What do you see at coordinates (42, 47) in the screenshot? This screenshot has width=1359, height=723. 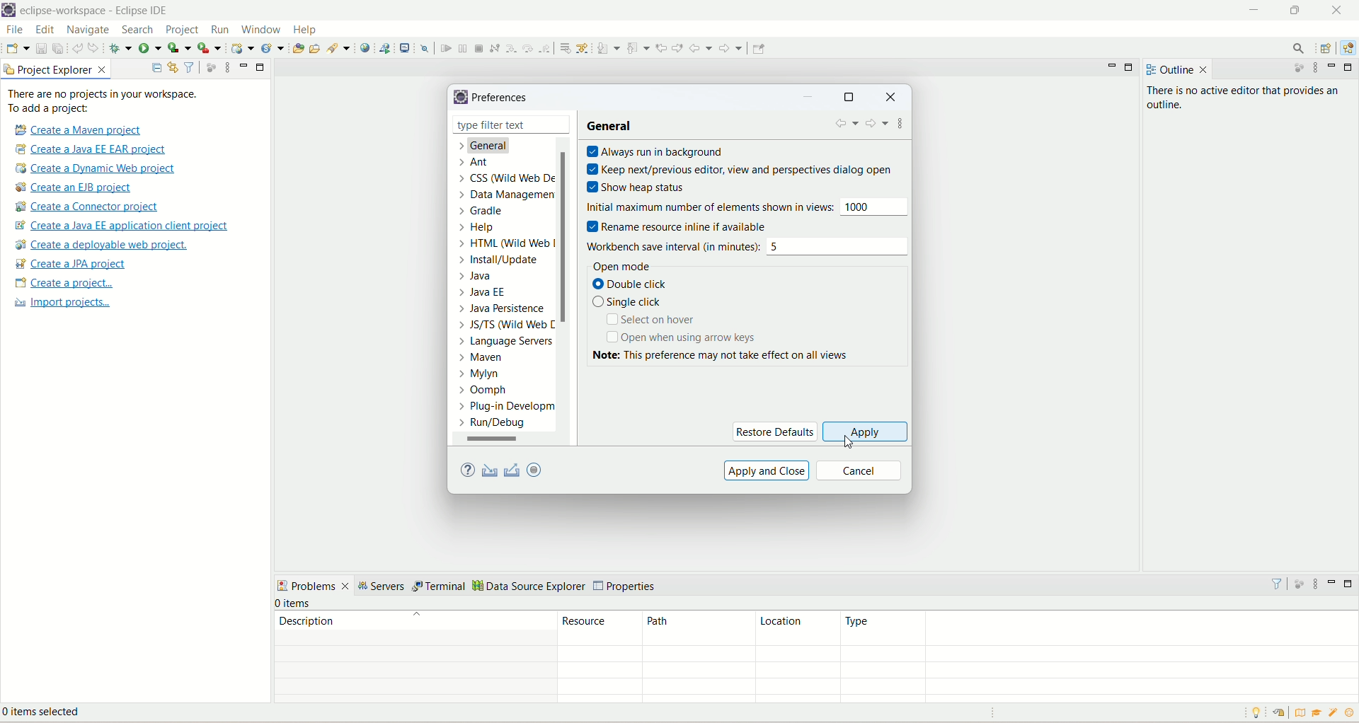 I see `save` at bounding box center [42, 47].